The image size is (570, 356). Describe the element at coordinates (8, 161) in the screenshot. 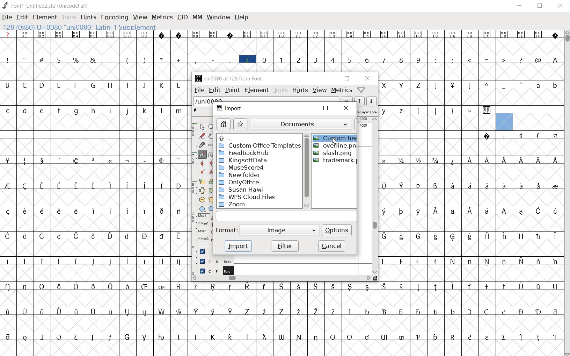

I see `glyph` at that location.